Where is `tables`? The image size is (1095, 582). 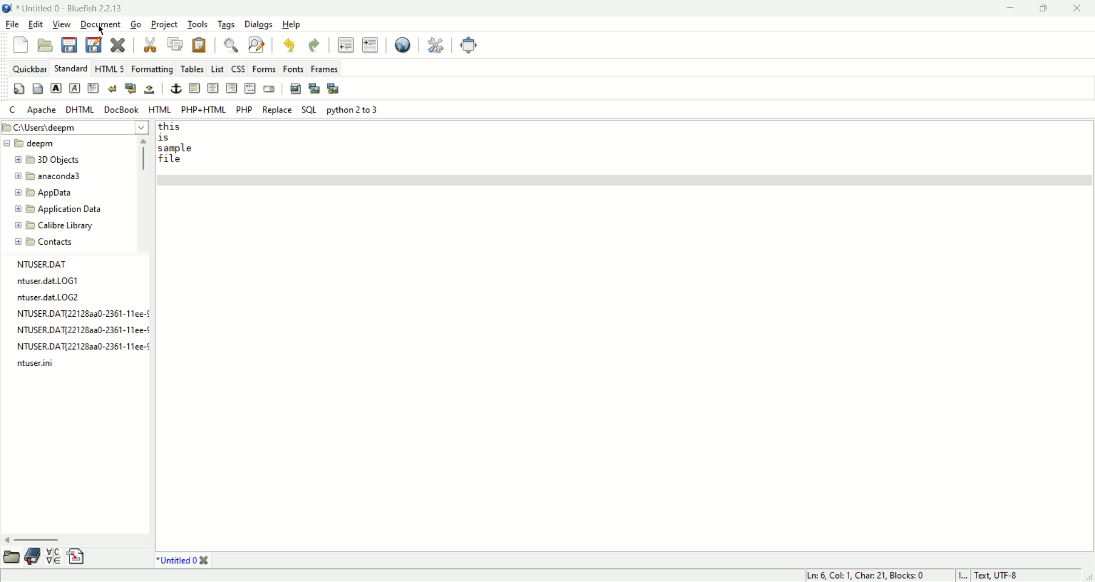 tables is located at coordinates (193, 68).